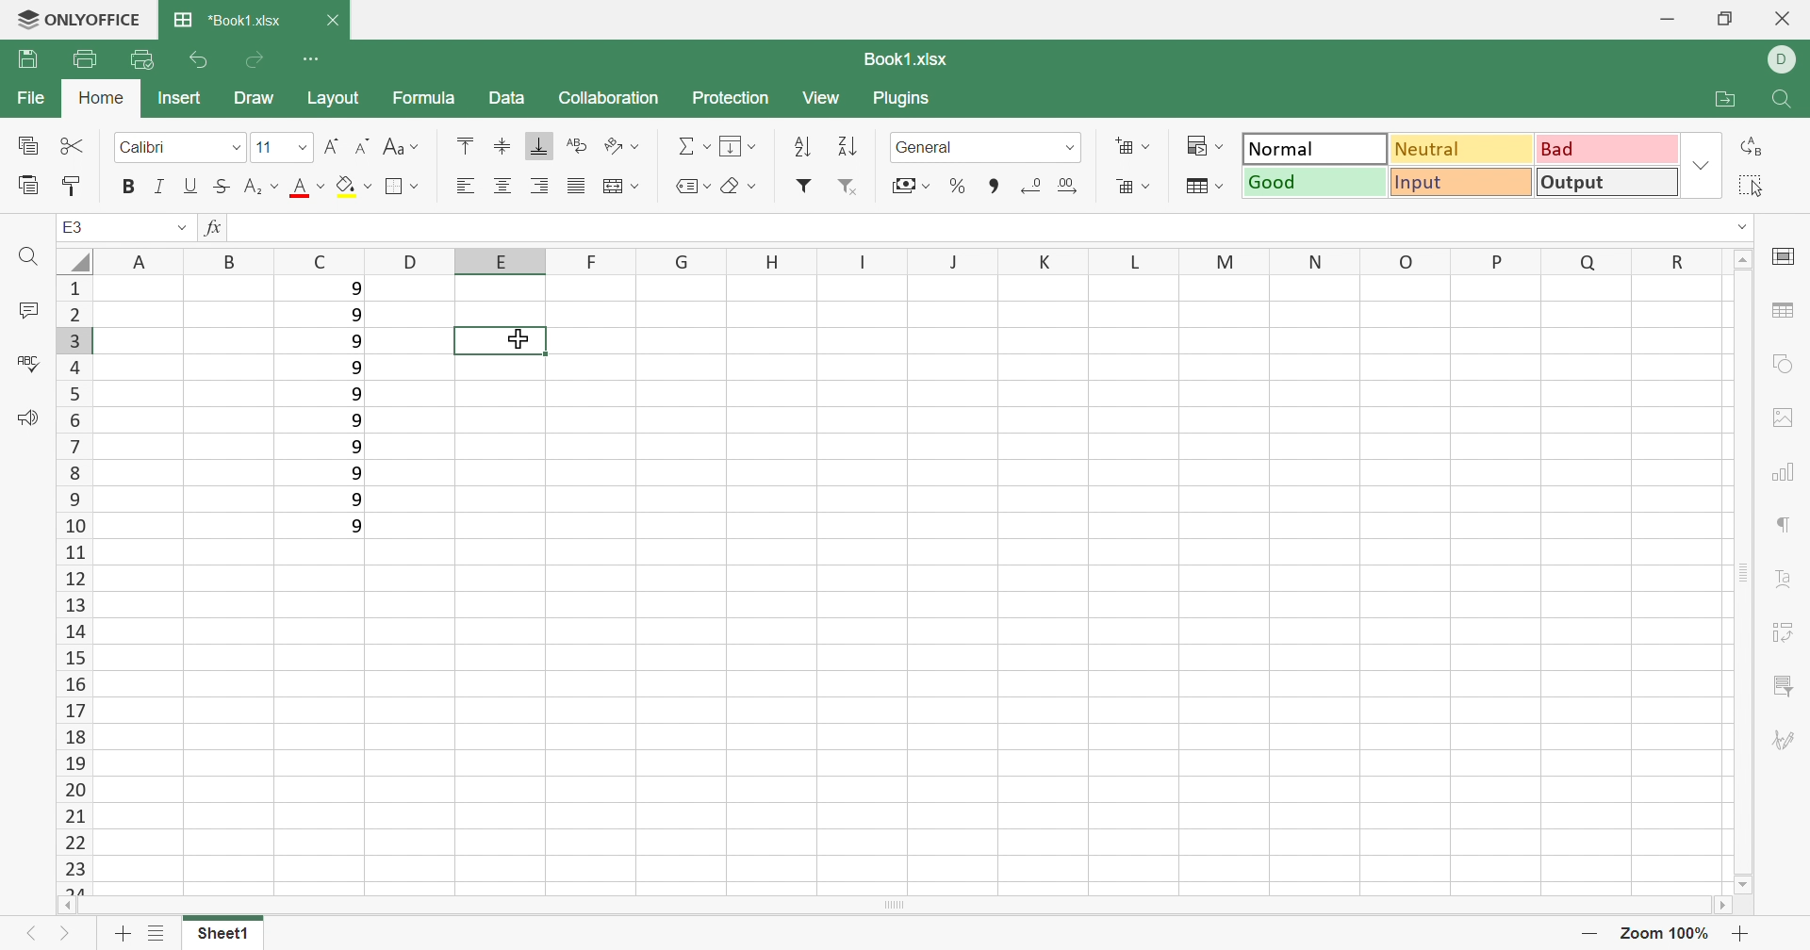 This screenshot has width=1810, height=950. What do you see at coordinates (738, 145) in the screenshot?
I see `Fill` at bounding box center [738, 145].